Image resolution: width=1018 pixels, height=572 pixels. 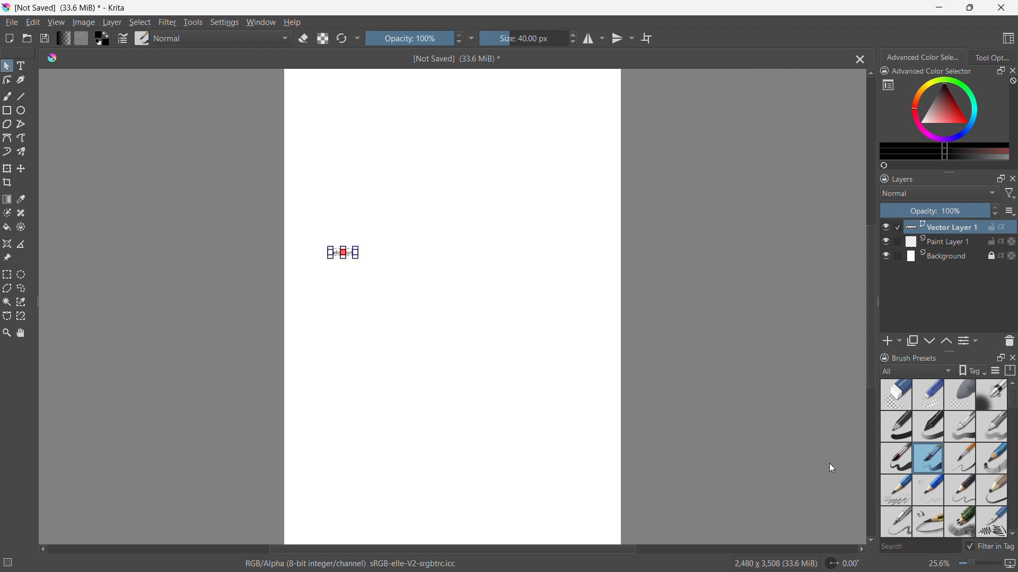 I want to click on blending mode, so click(x=223, y=39).